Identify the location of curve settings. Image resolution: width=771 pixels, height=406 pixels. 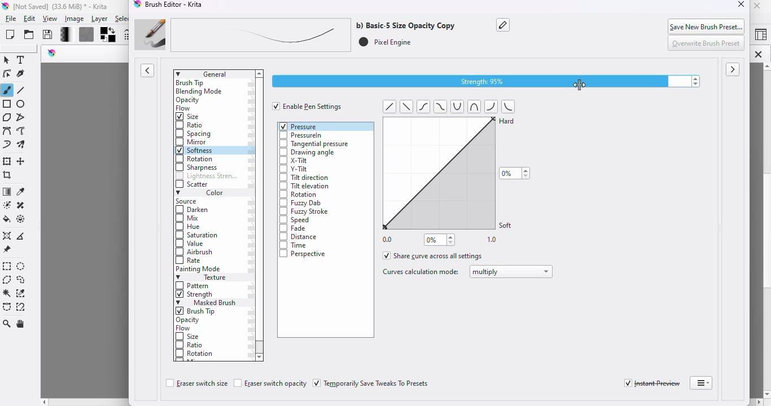
(435, 172).